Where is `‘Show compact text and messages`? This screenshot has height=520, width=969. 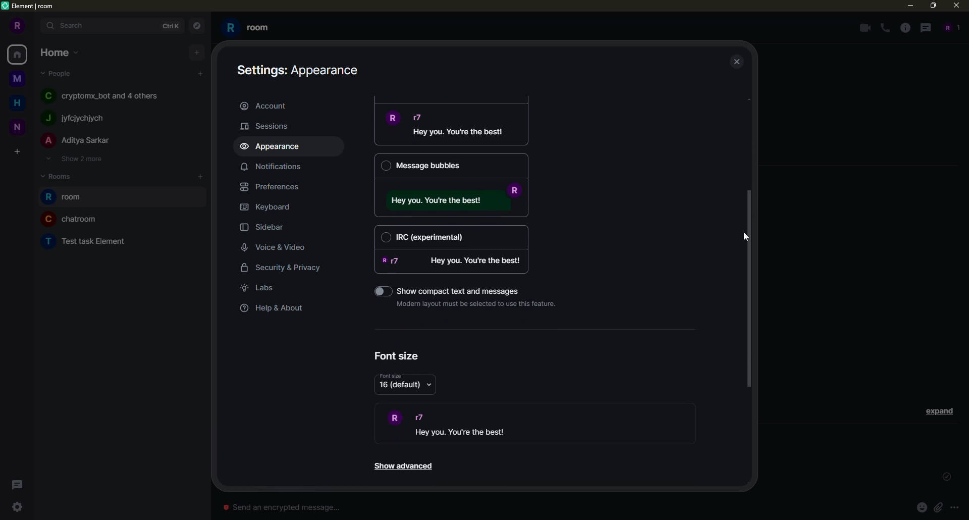
‘Show compact text and messages is located at coordinates (464, 287).